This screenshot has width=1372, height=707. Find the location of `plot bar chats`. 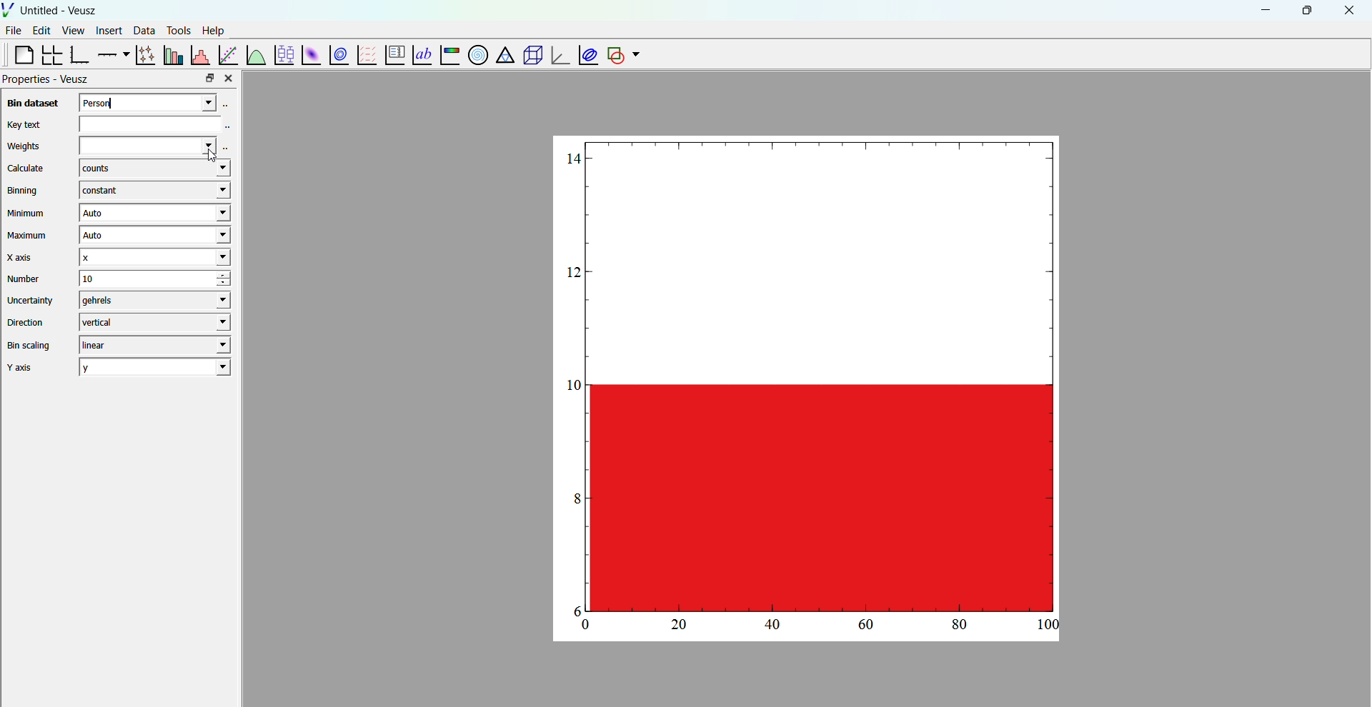

plot bar chats is located at coordinates (171, 55).